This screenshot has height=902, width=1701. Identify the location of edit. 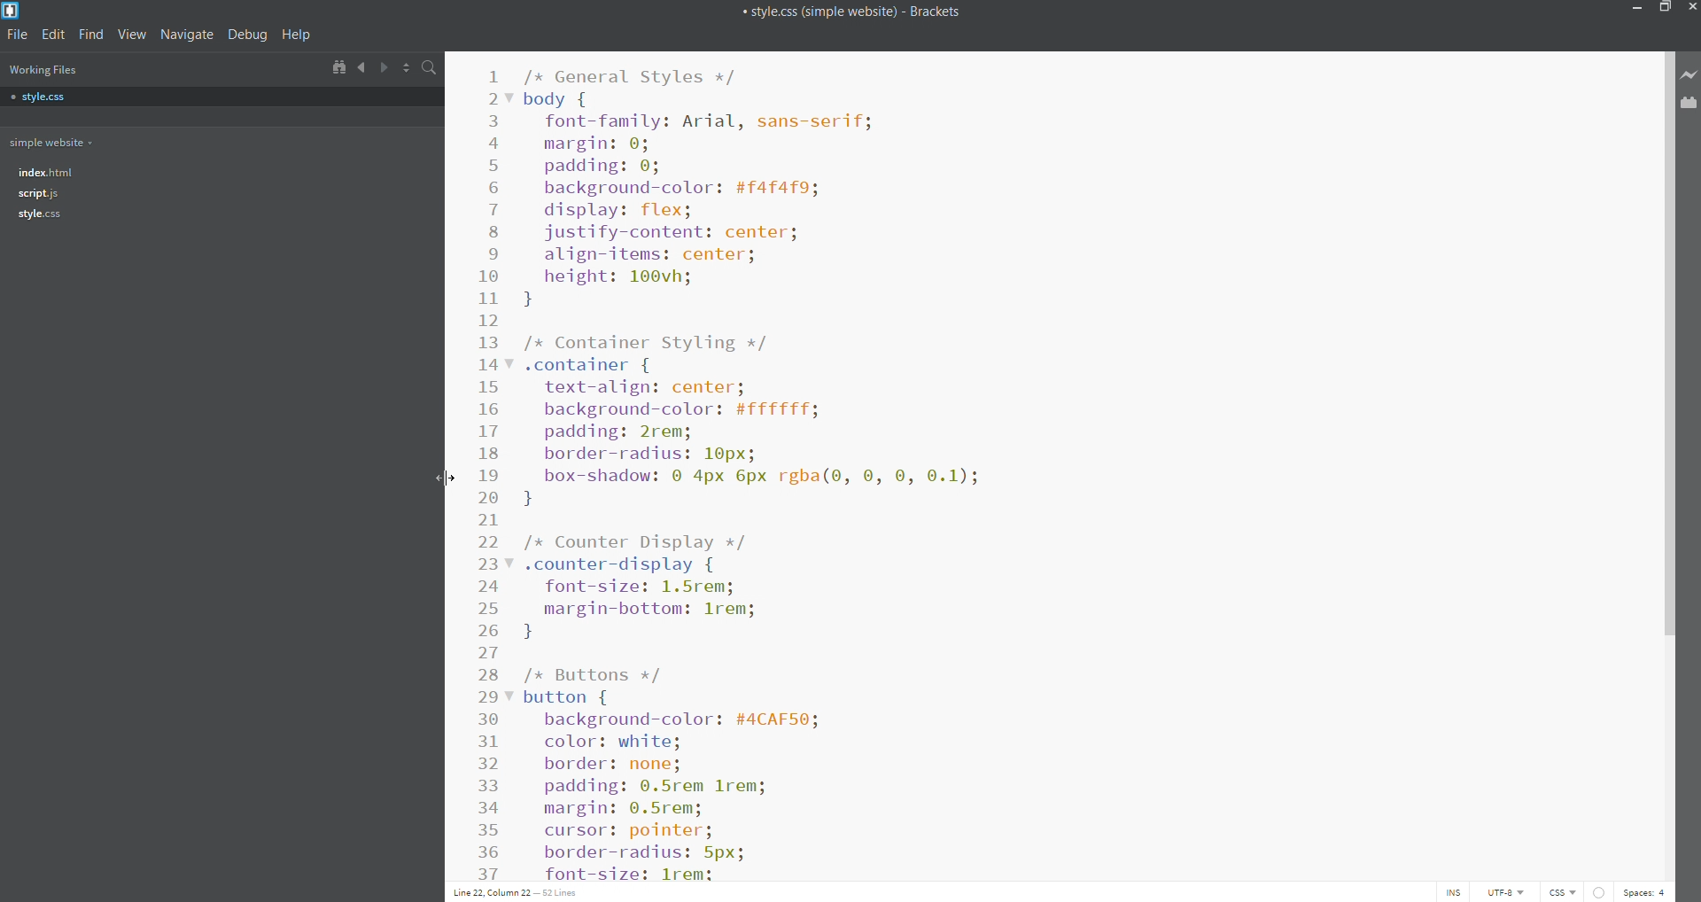
(54, 35).